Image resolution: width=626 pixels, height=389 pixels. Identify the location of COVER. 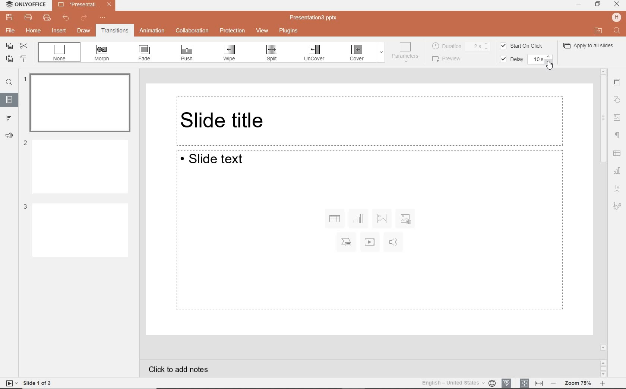
(357, 53).